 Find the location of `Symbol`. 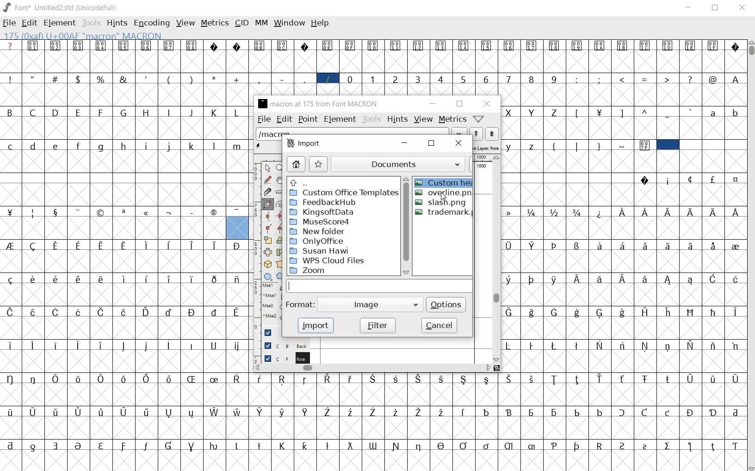

Symbol is located at coordinates (623, 445).